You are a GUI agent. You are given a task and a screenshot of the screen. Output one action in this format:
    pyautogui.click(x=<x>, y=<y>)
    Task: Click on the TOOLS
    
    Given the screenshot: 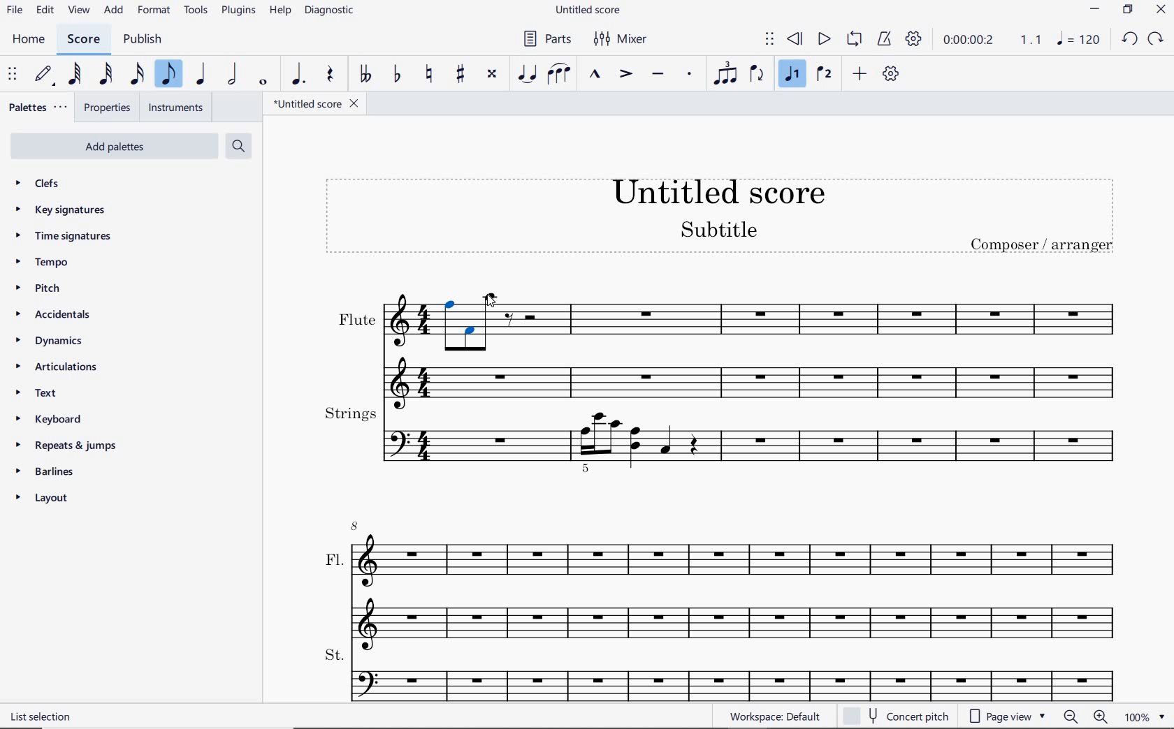 What is the action you would take?
    pyautogui.click(x=196, y=11)
    